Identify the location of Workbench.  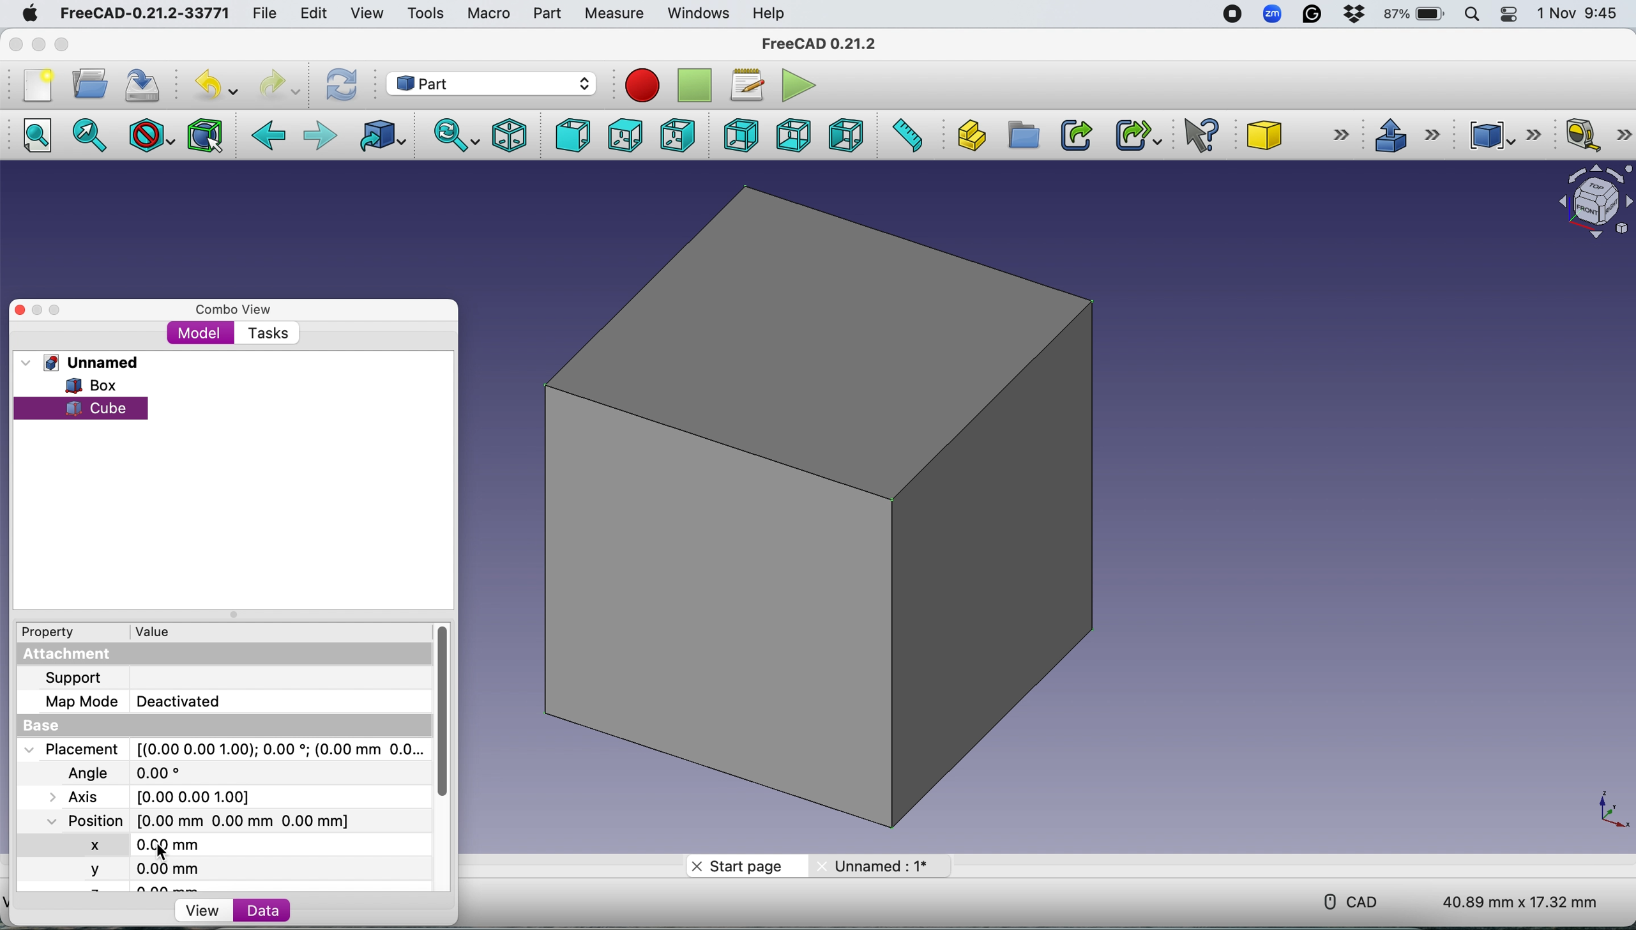
(490, 82).